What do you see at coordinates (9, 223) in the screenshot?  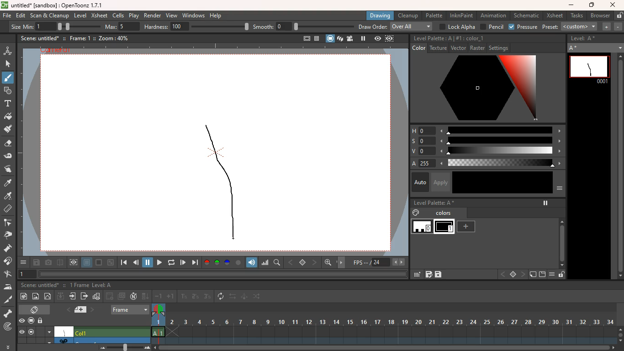 I see `edge` at bounding box center [9, 223].